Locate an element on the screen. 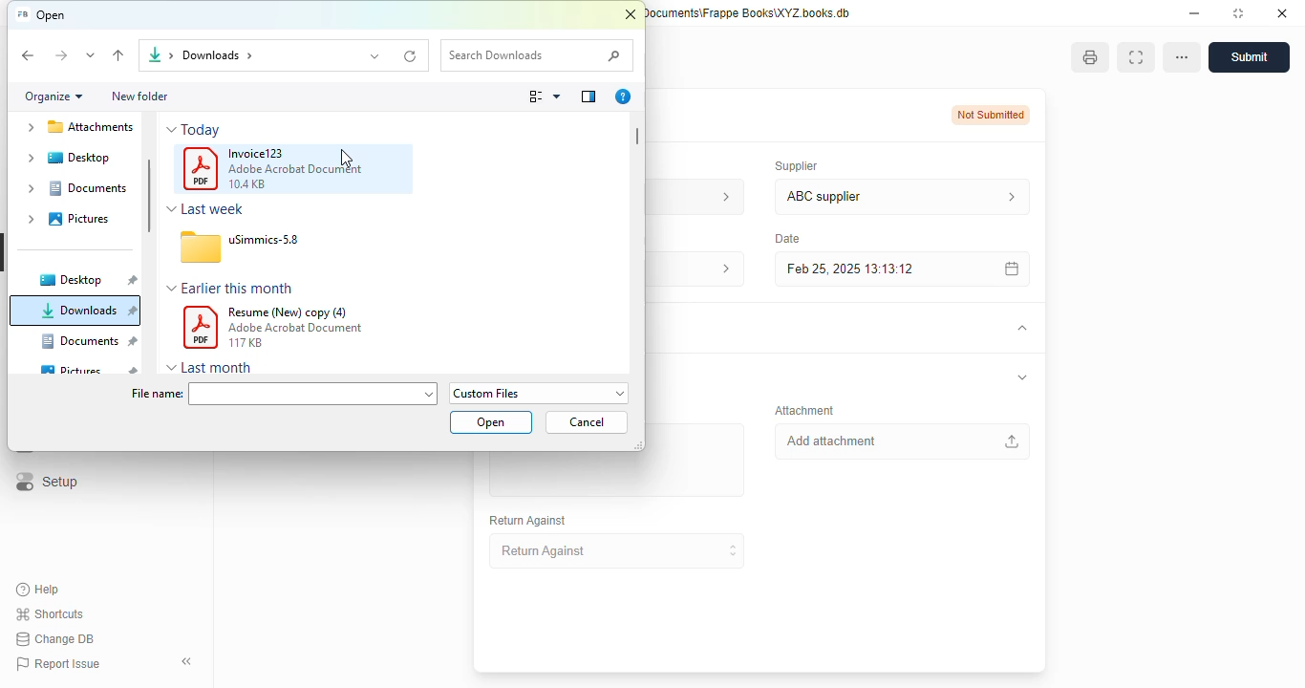 Image resolution: width=1305 pixels, height=688 pixels. close is located at coordinates (631, 15).